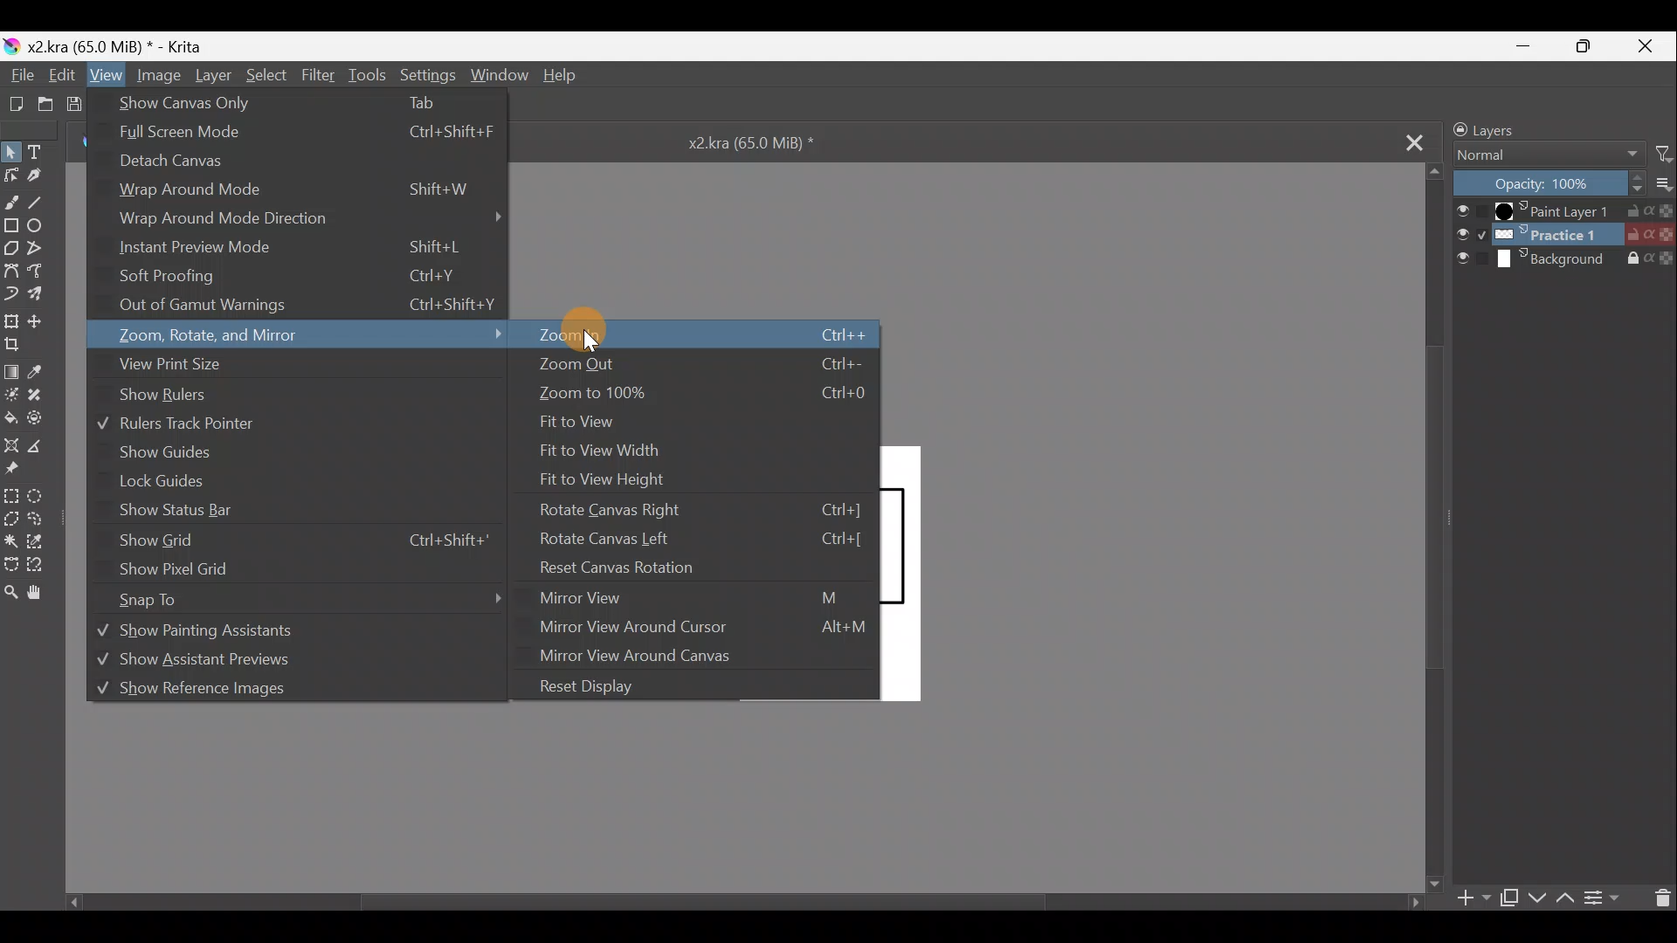 The image size is (1677, 943). Describe the element at coordinates (44, 539) in the screenshot. I see `Similar colour selection tool` at that location.